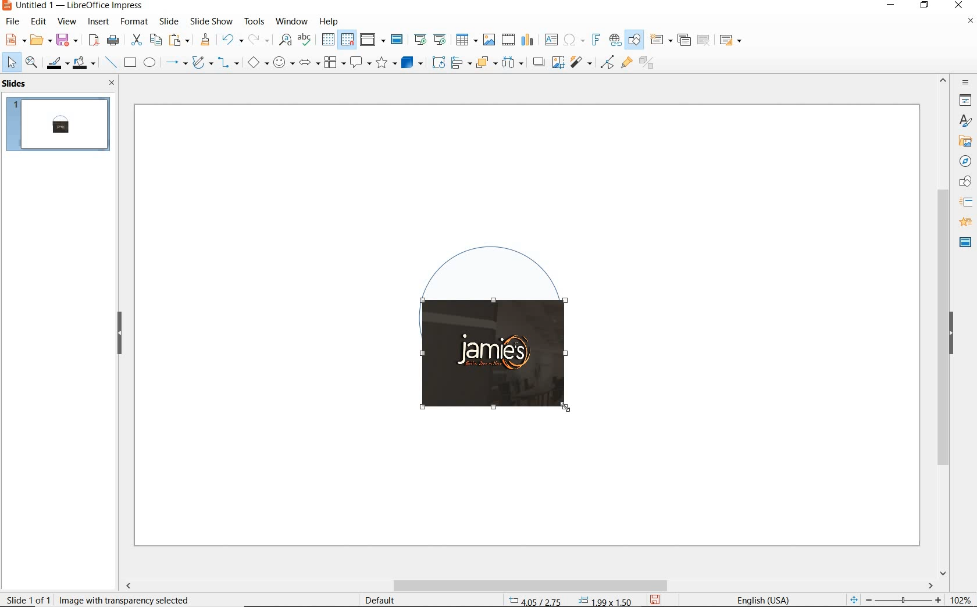 This screenshot has height=607, width=977. What do you see at coordinates (29, 597) in the screenshot?
I see `slide 1 of 1` at bounding box center [29, 597].